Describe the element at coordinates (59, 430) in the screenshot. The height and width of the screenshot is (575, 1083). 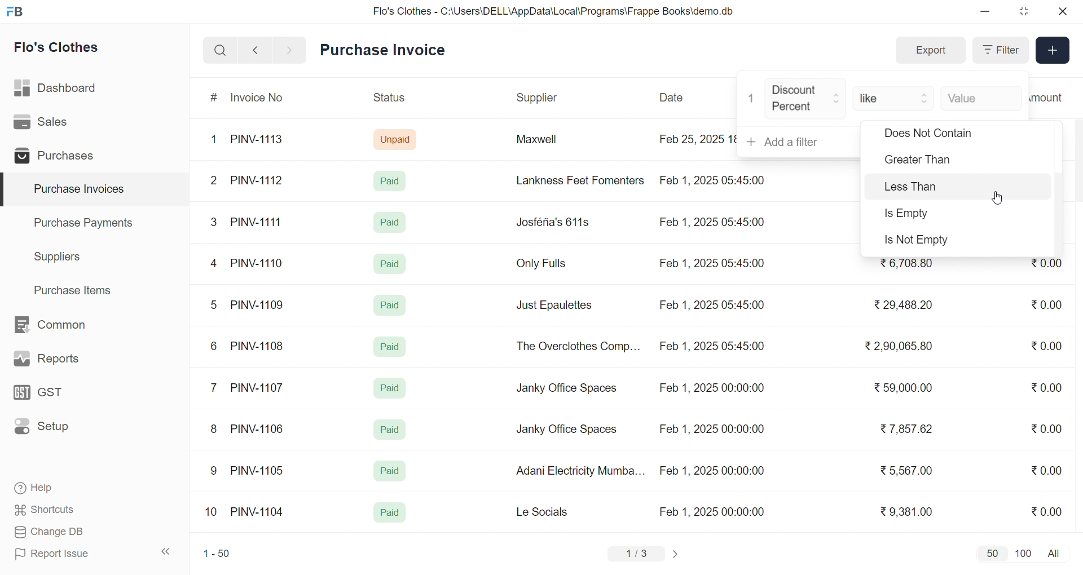
I see `Setup` at that location.